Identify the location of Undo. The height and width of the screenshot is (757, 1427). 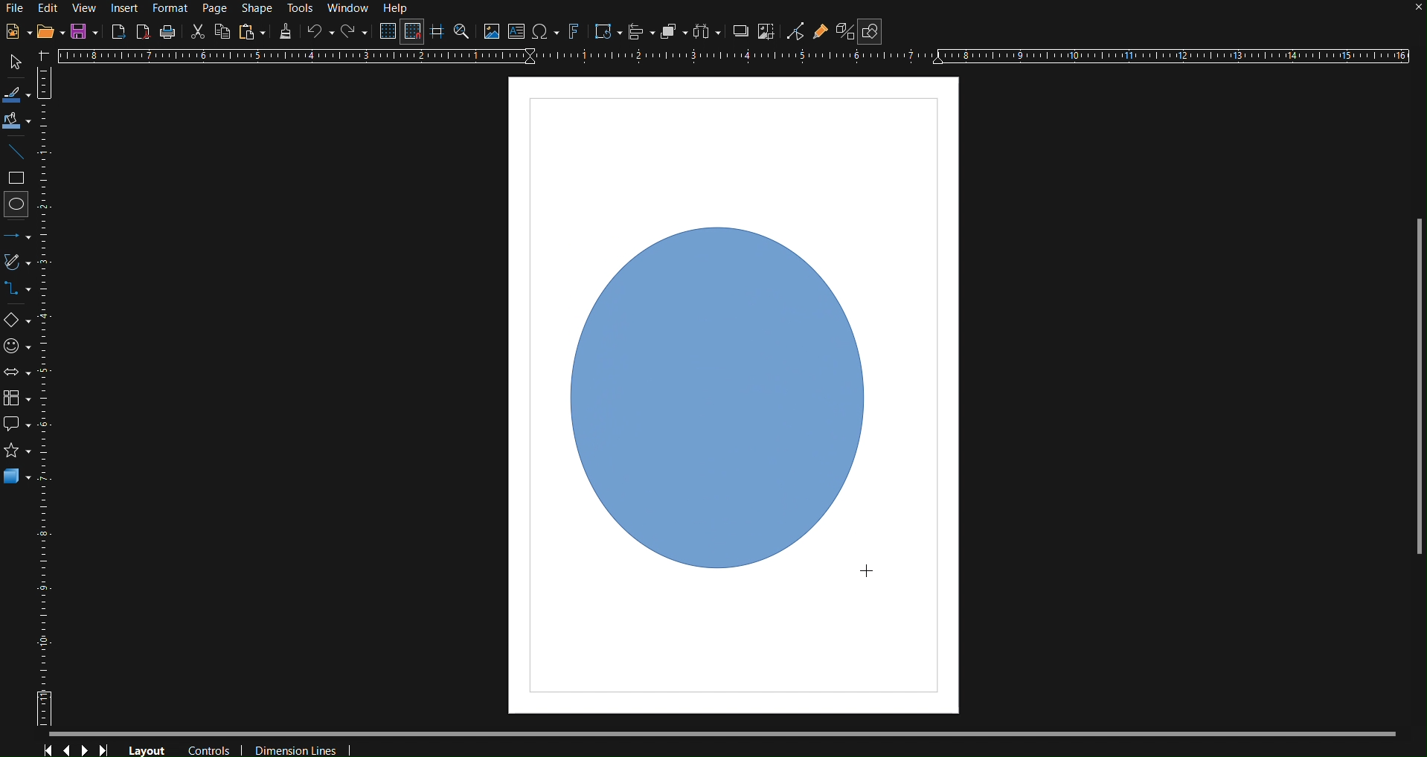
(320, 33).